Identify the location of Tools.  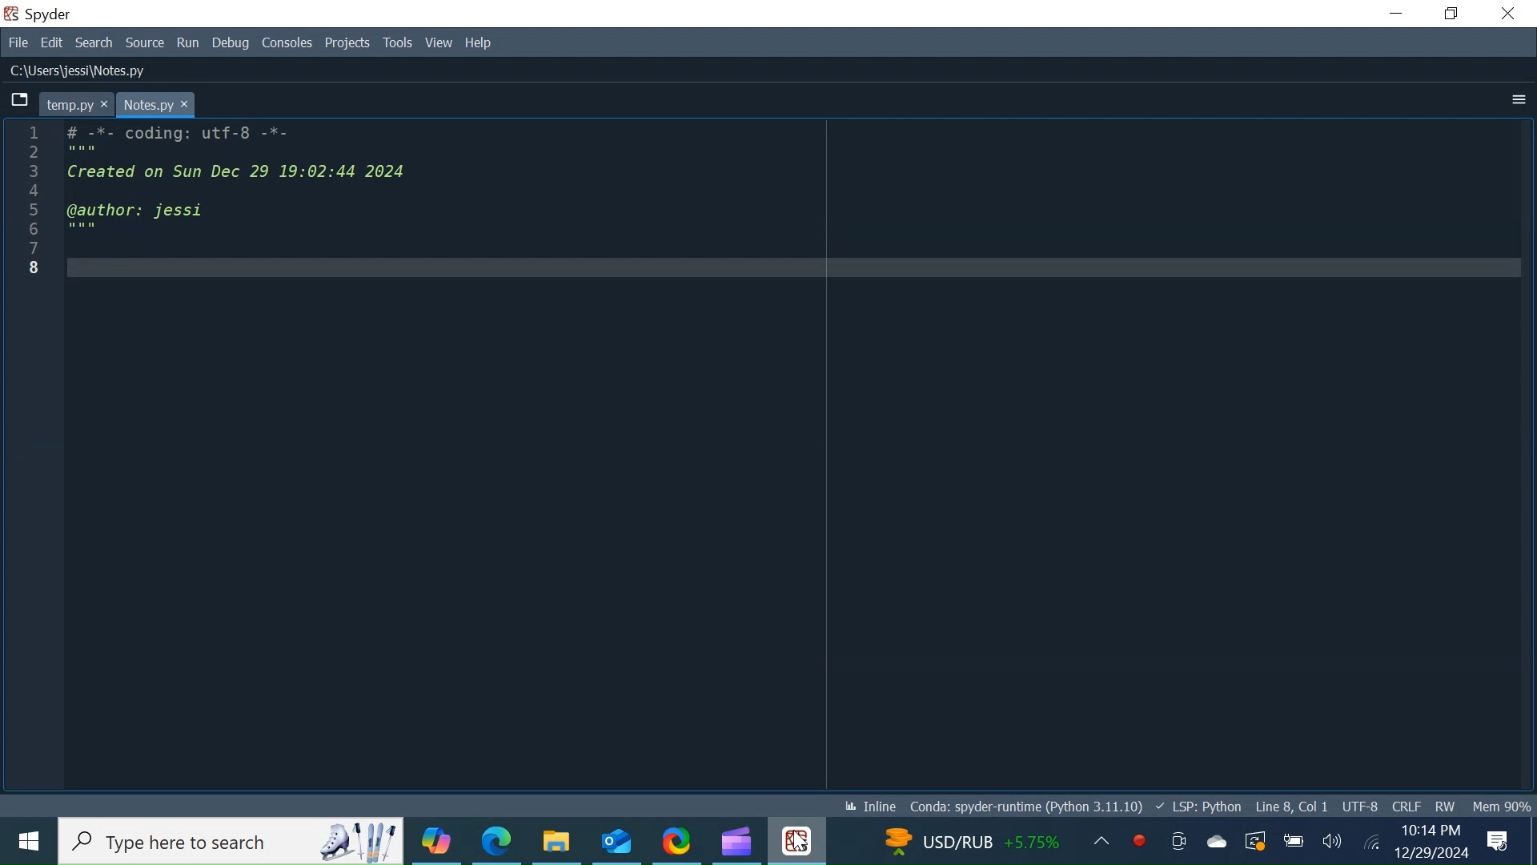
(397, 41).